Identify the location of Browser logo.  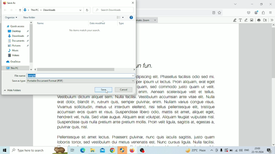
(5, 3).